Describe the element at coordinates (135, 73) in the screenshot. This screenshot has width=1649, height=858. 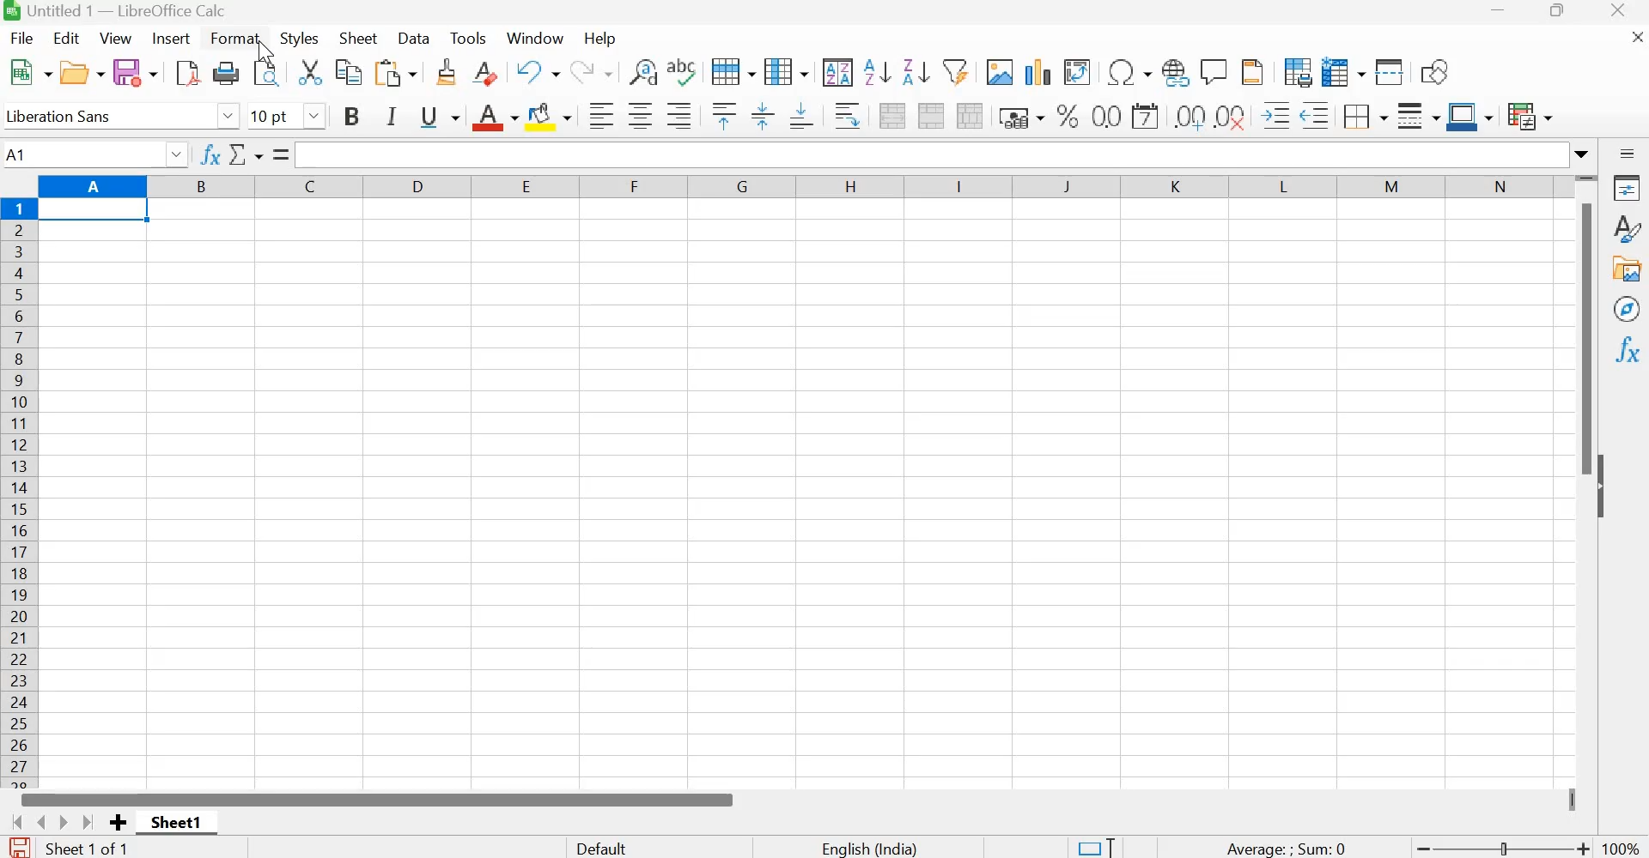
I see `Save` at that location.